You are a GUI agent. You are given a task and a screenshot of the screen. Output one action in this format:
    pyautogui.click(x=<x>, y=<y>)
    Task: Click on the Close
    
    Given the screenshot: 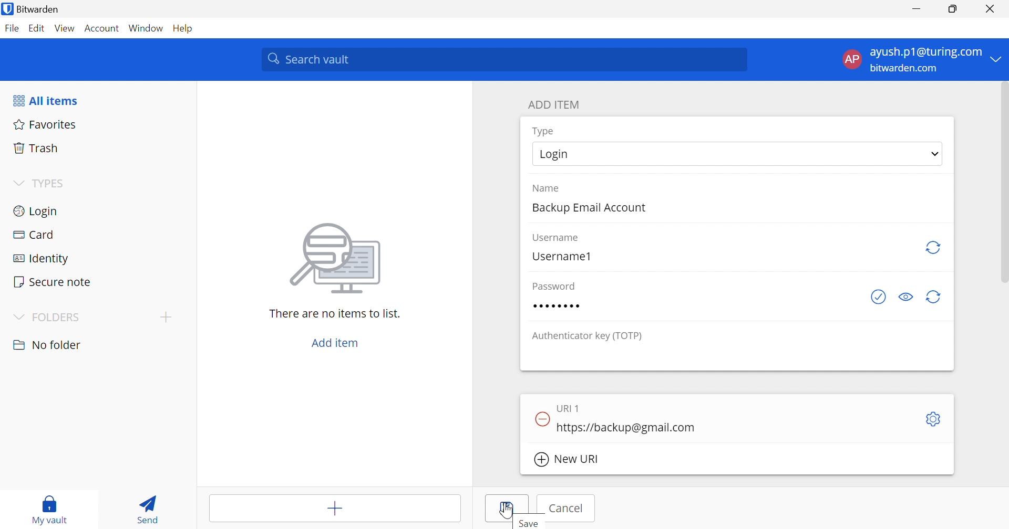 What is the action you would take?
    pyautogui.click(x=990, y=8)
    